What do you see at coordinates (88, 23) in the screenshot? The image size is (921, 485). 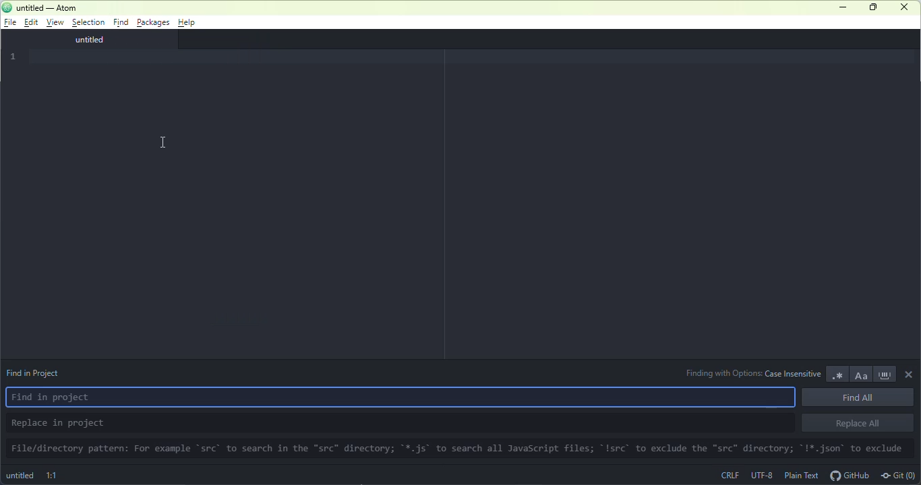 I see `selection` at bounding box center [88, 23].